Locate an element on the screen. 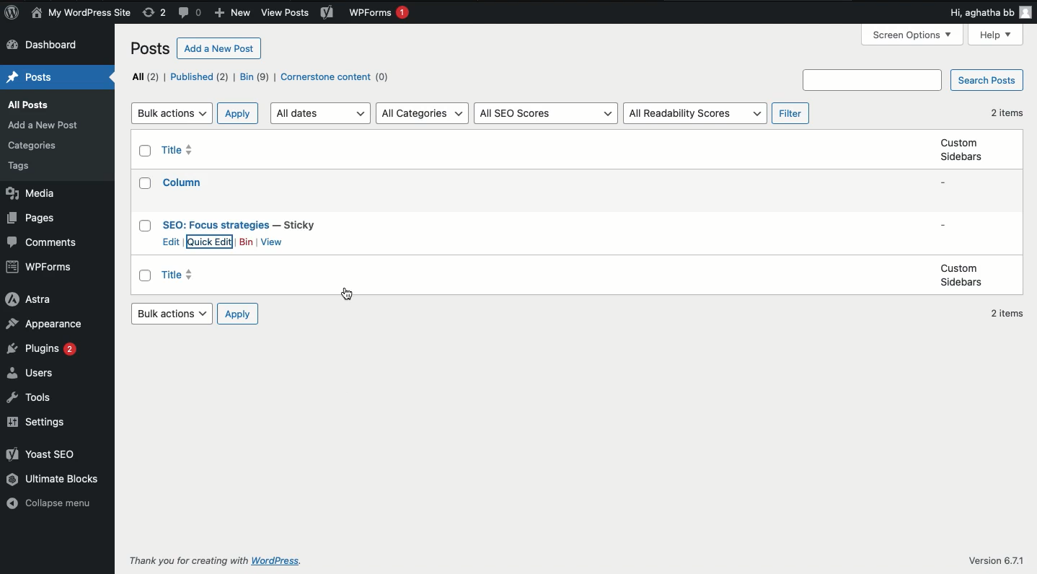 This screenshot has width=1037, height=574. Yoast is located at coordinates (327, 12).